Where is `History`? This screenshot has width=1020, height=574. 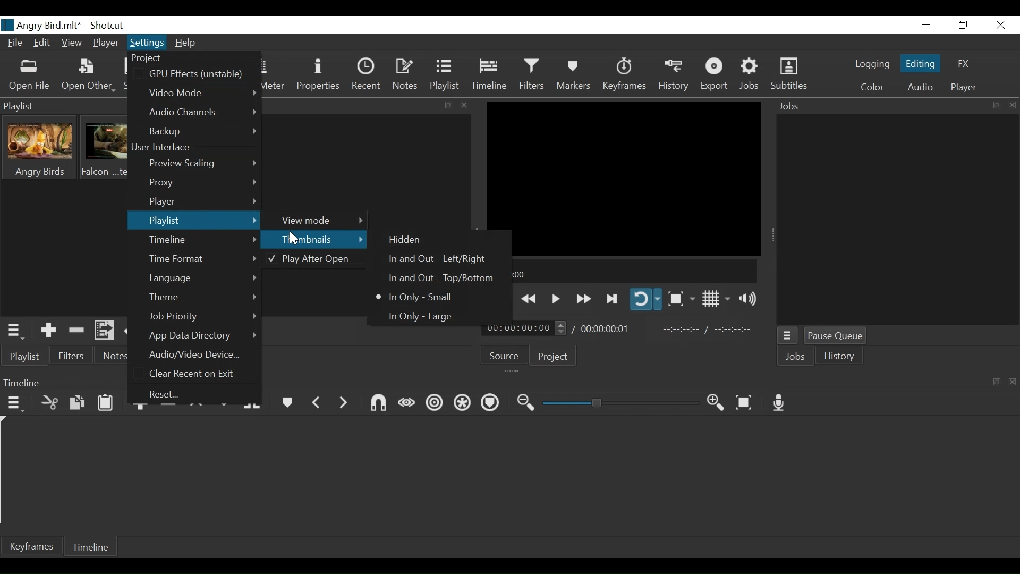 History is located at coordinates (675, 76).